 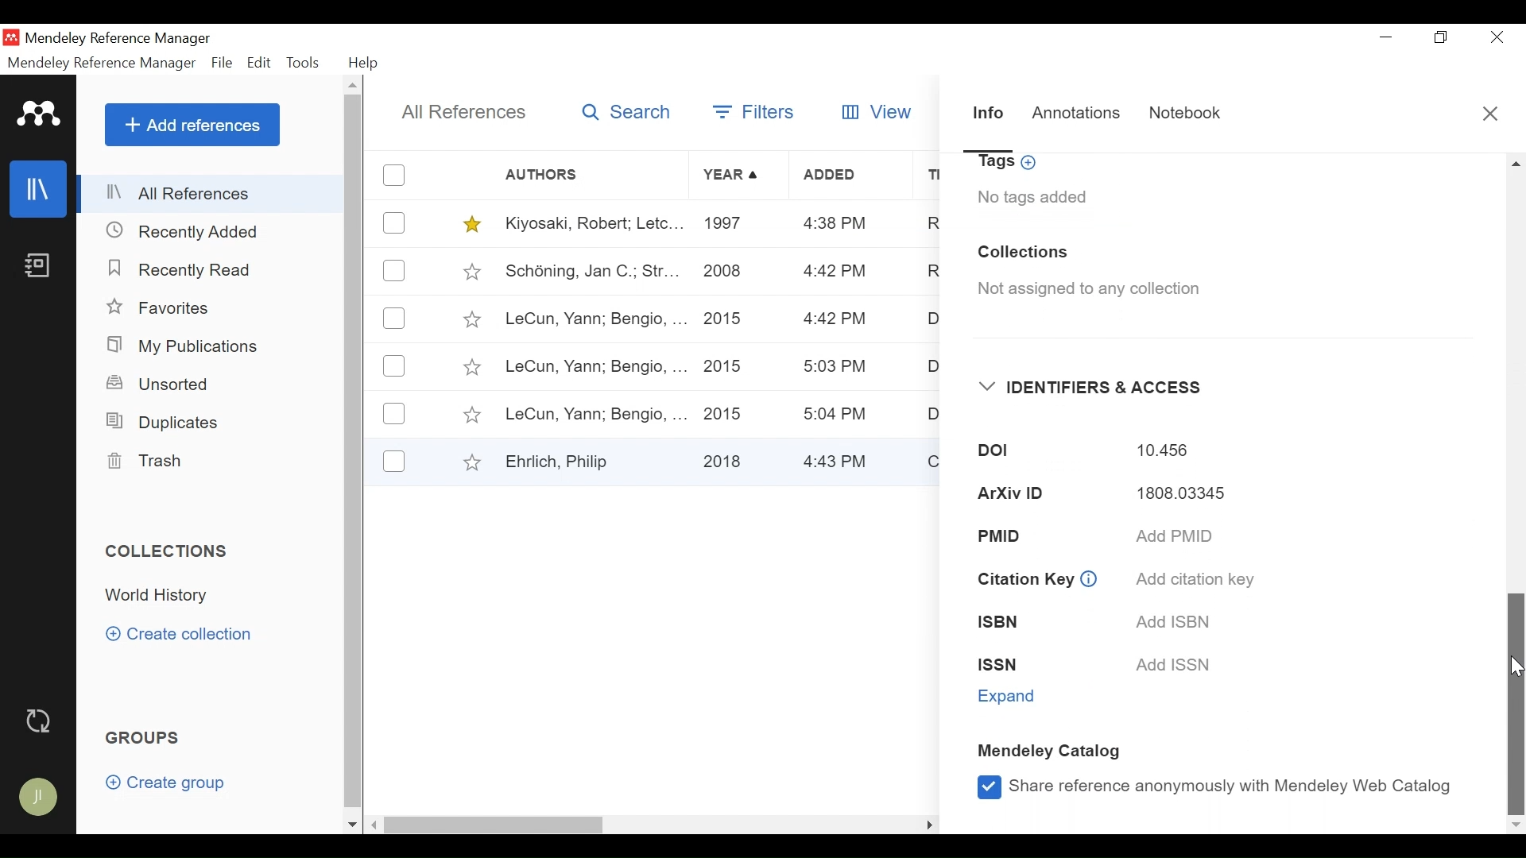 I want to click on Sync, so click(x=39, y=721).